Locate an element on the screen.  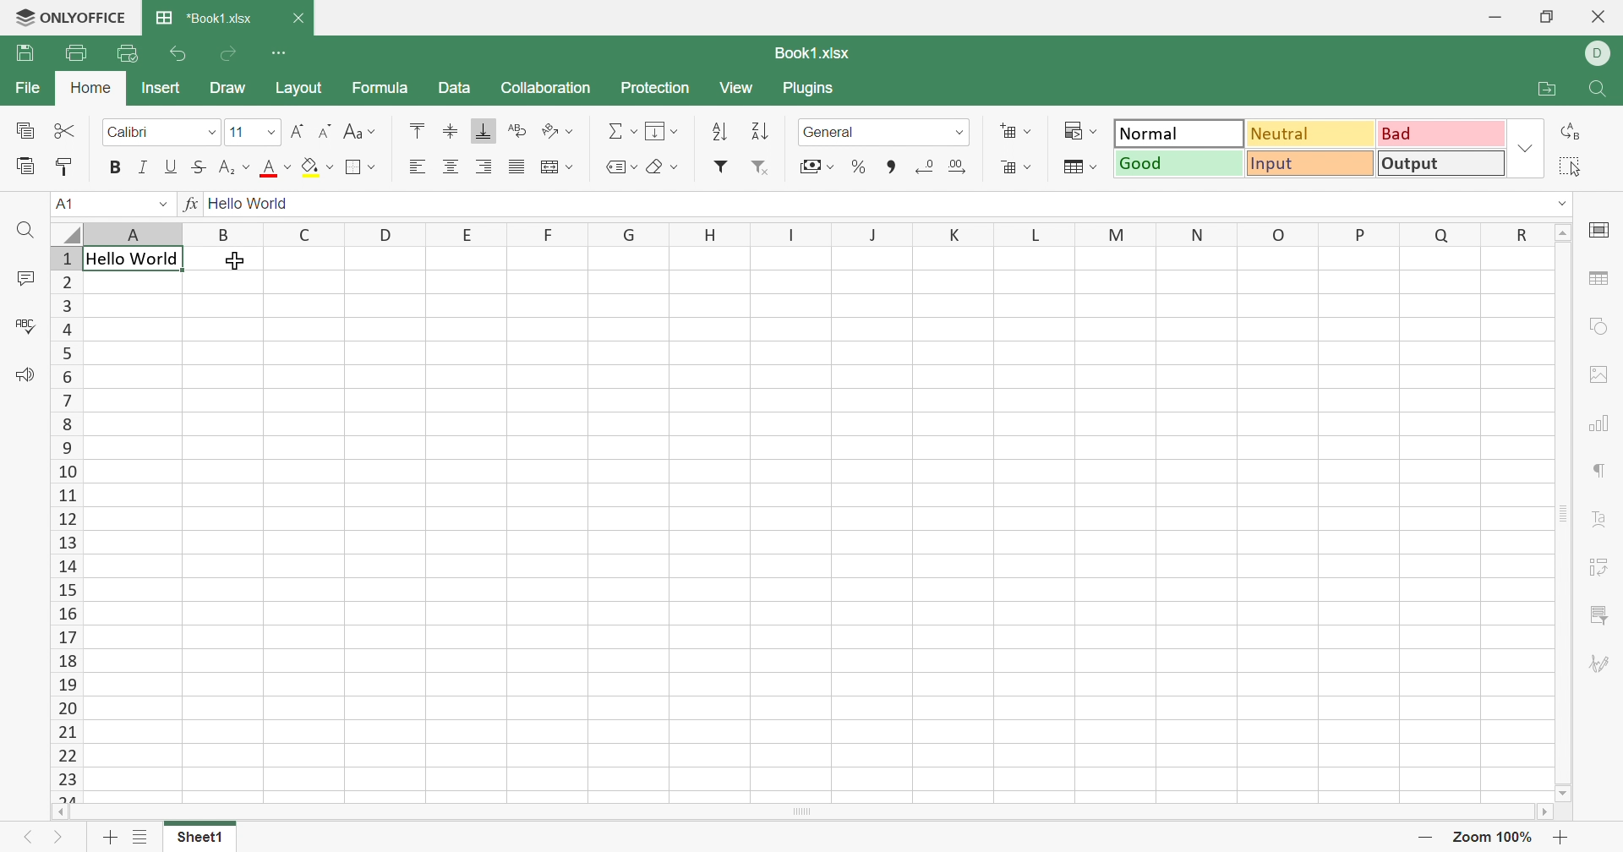
Increment font size is located at coordinates (297, 134).